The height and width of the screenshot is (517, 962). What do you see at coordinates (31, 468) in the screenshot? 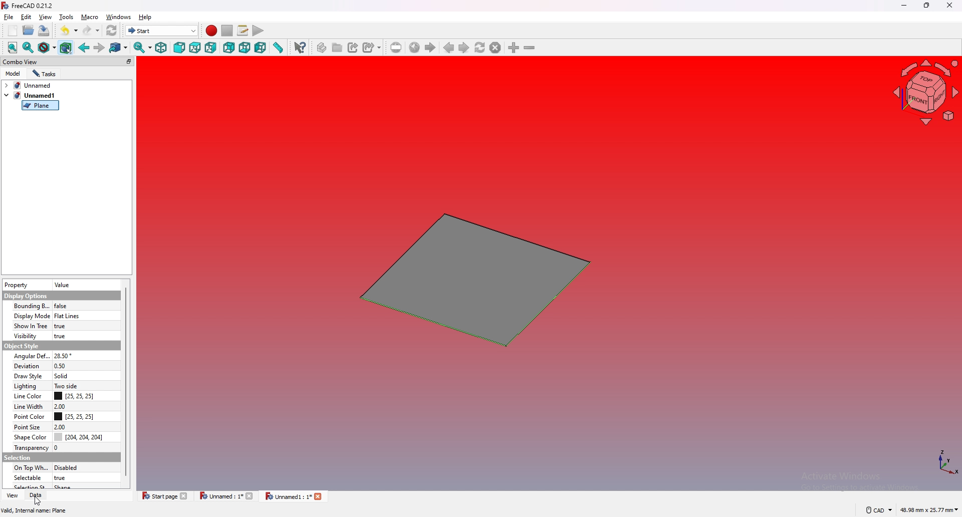
I see `on top when selected` at bounding box center [31, 468].